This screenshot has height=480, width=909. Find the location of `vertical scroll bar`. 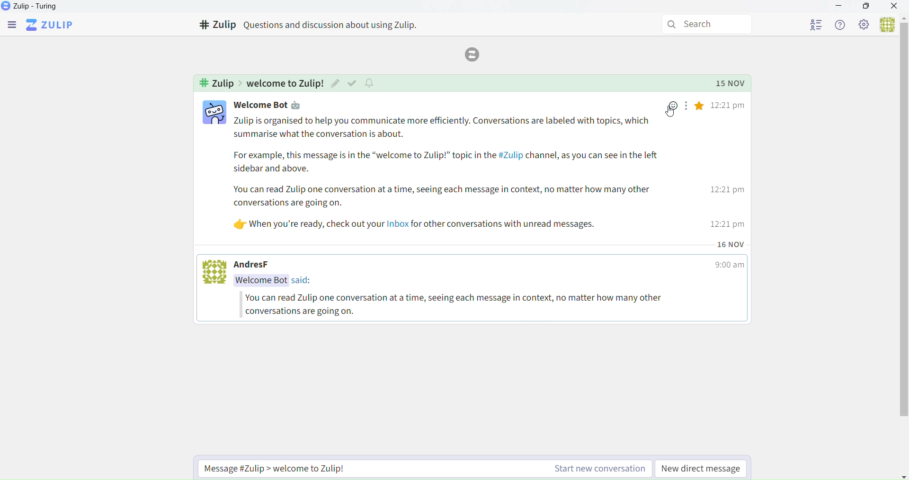

vertical scroll bar is located at coordinates (903, 222).